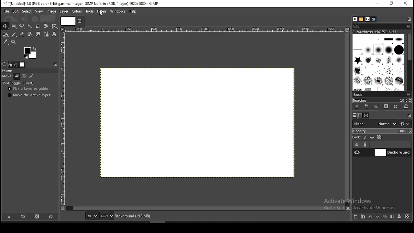 Image resolution: width=414 pixels, height=233 pixels. What do you see at coordinates (9, 217) in the screenshot?
I see `save tool preset` at bounding box center [9, 217].